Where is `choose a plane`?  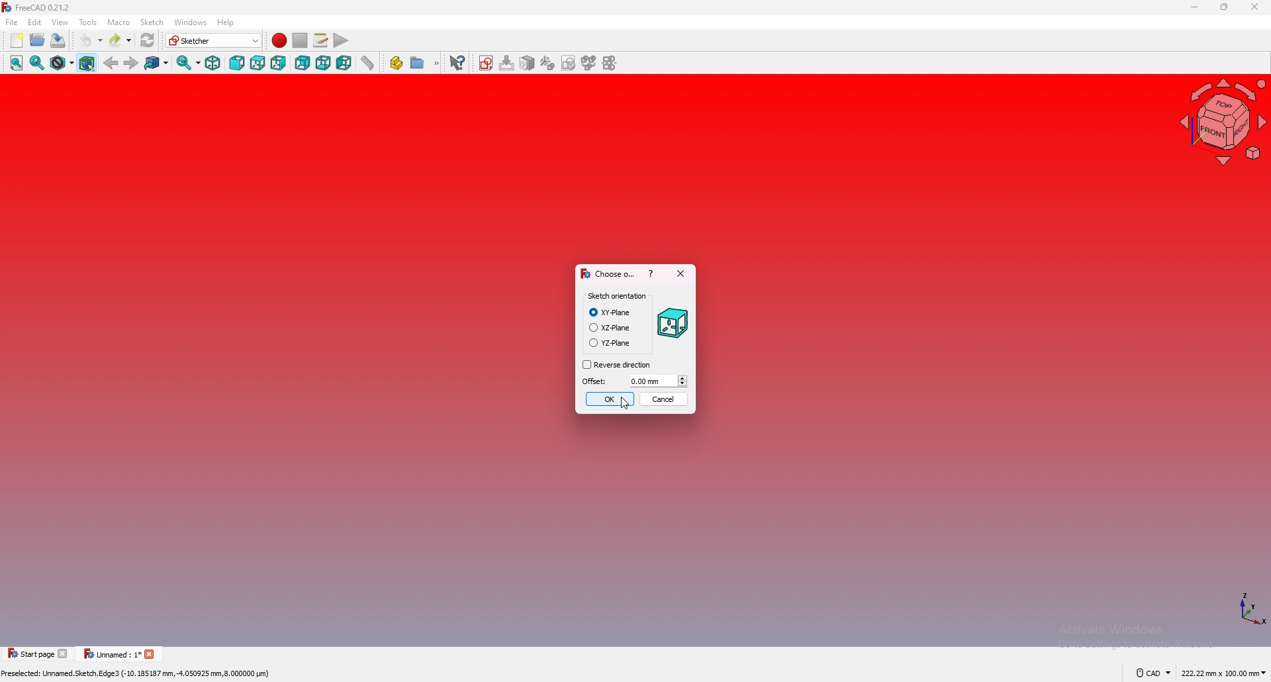 choose a plane is located at coordinates (608, 273).